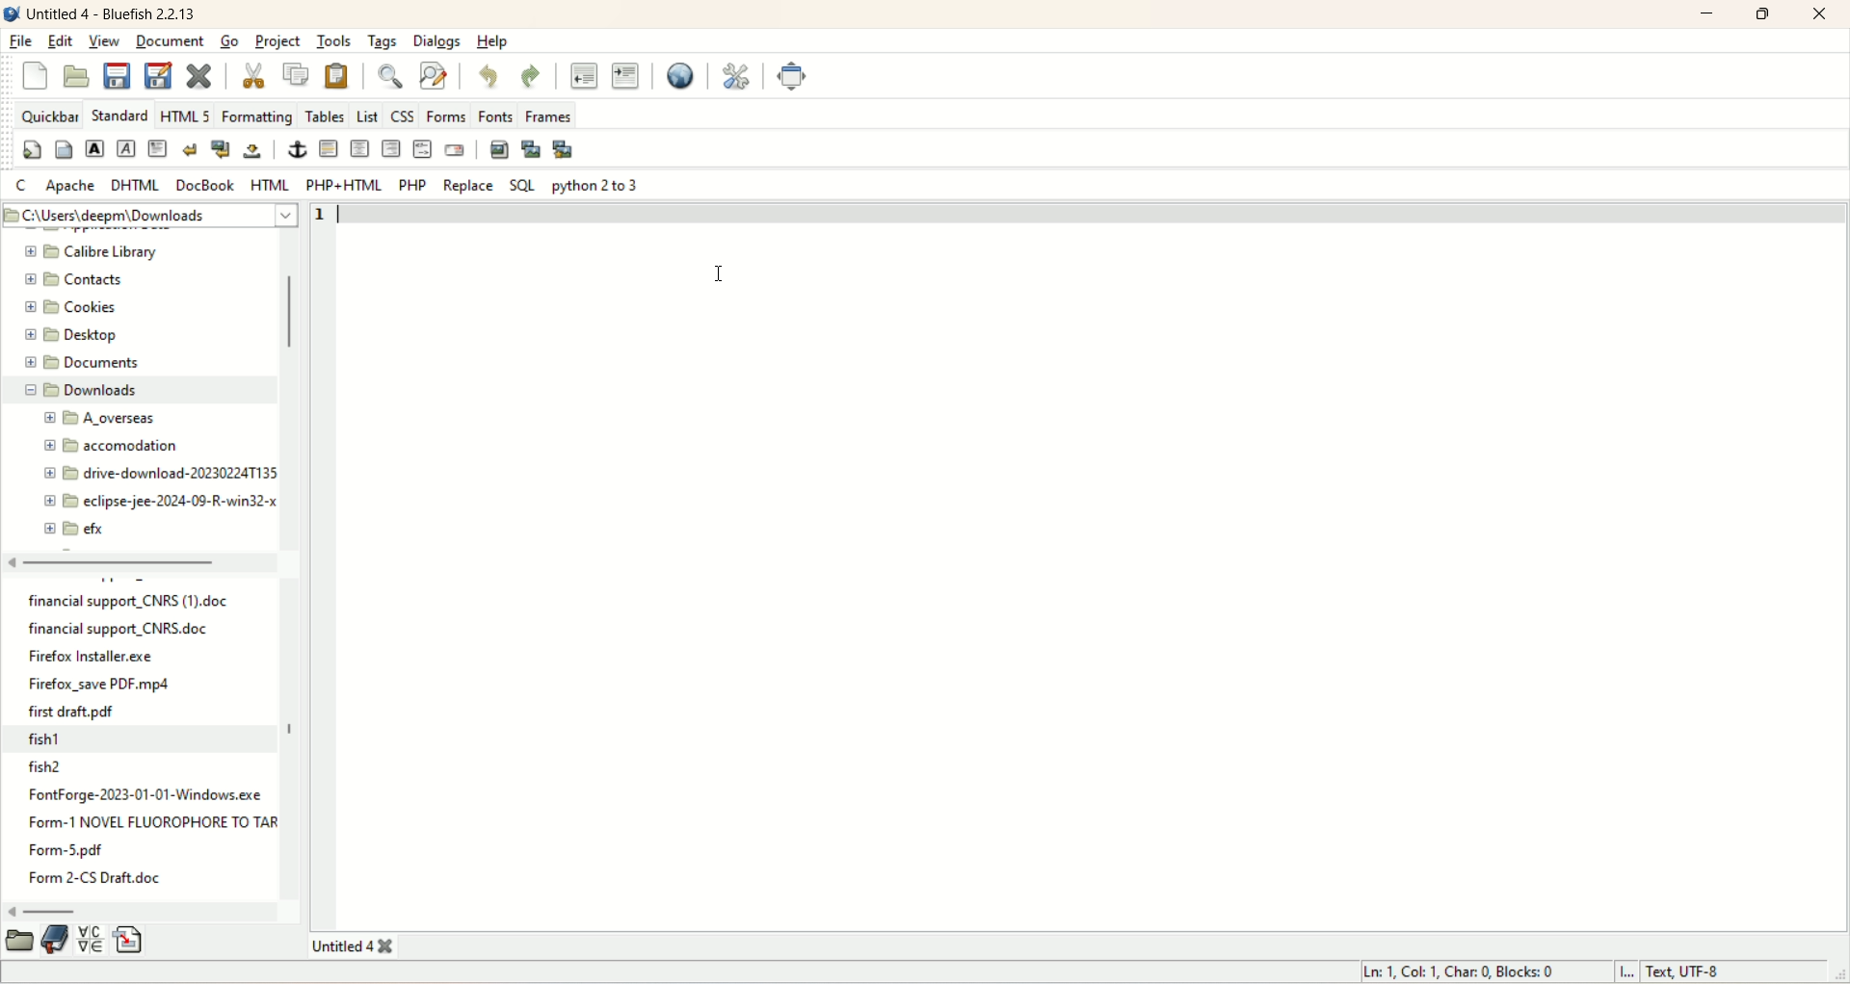 The image size is (1850, 984). I want to click on new, so click(35, 77).